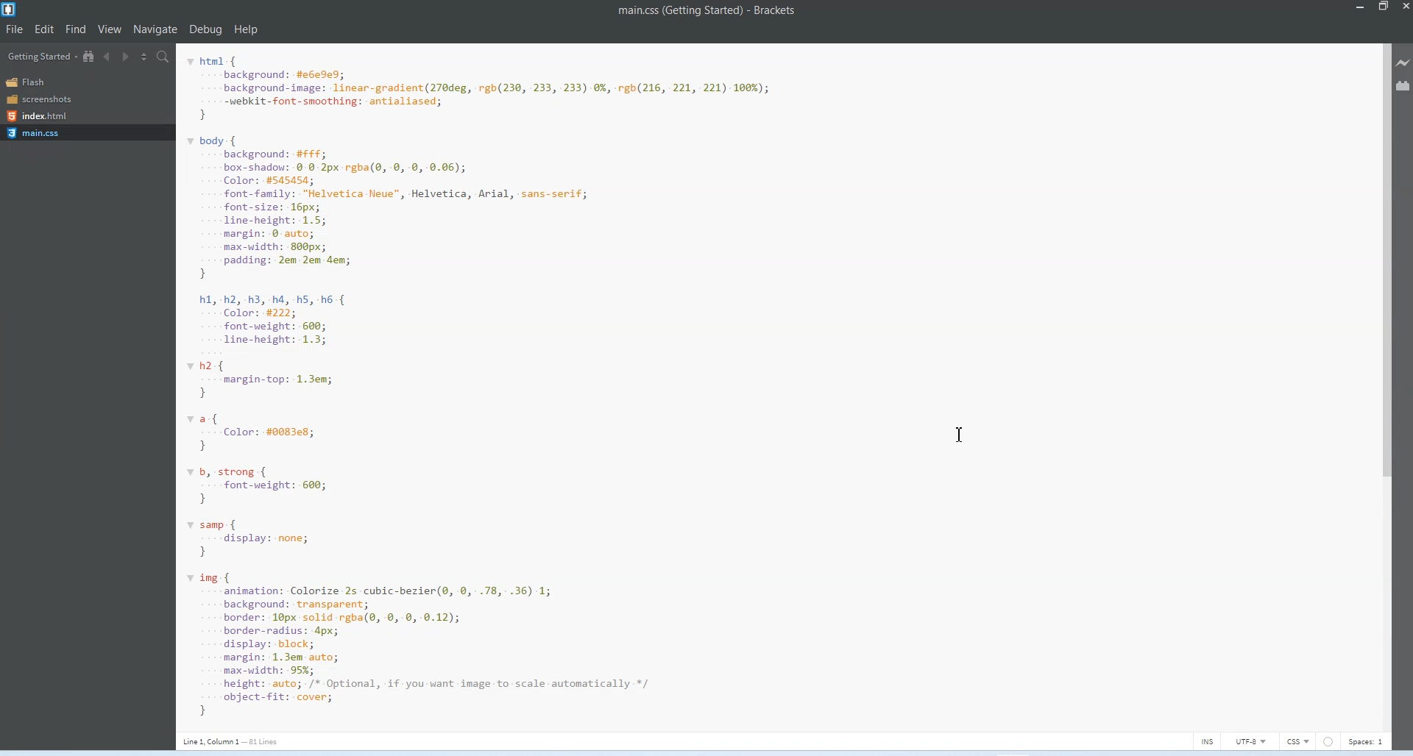  I want to click on Show in file Tree, so click(89, 57).